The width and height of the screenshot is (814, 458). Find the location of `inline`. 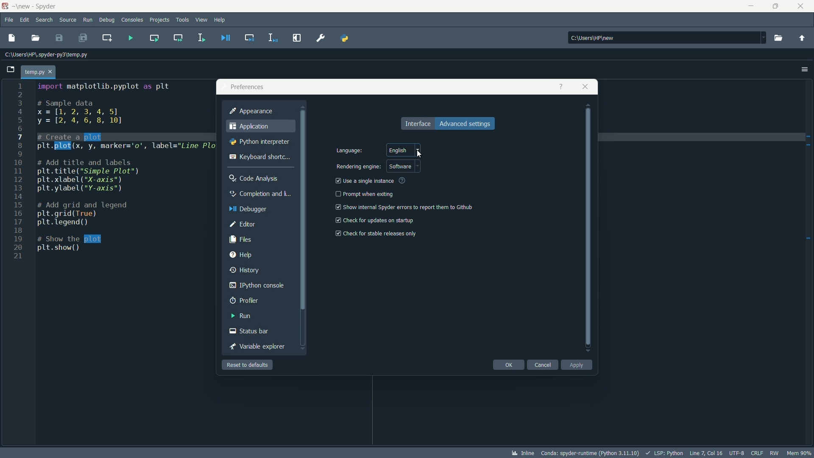

inline is located at coordinates (524, 453).